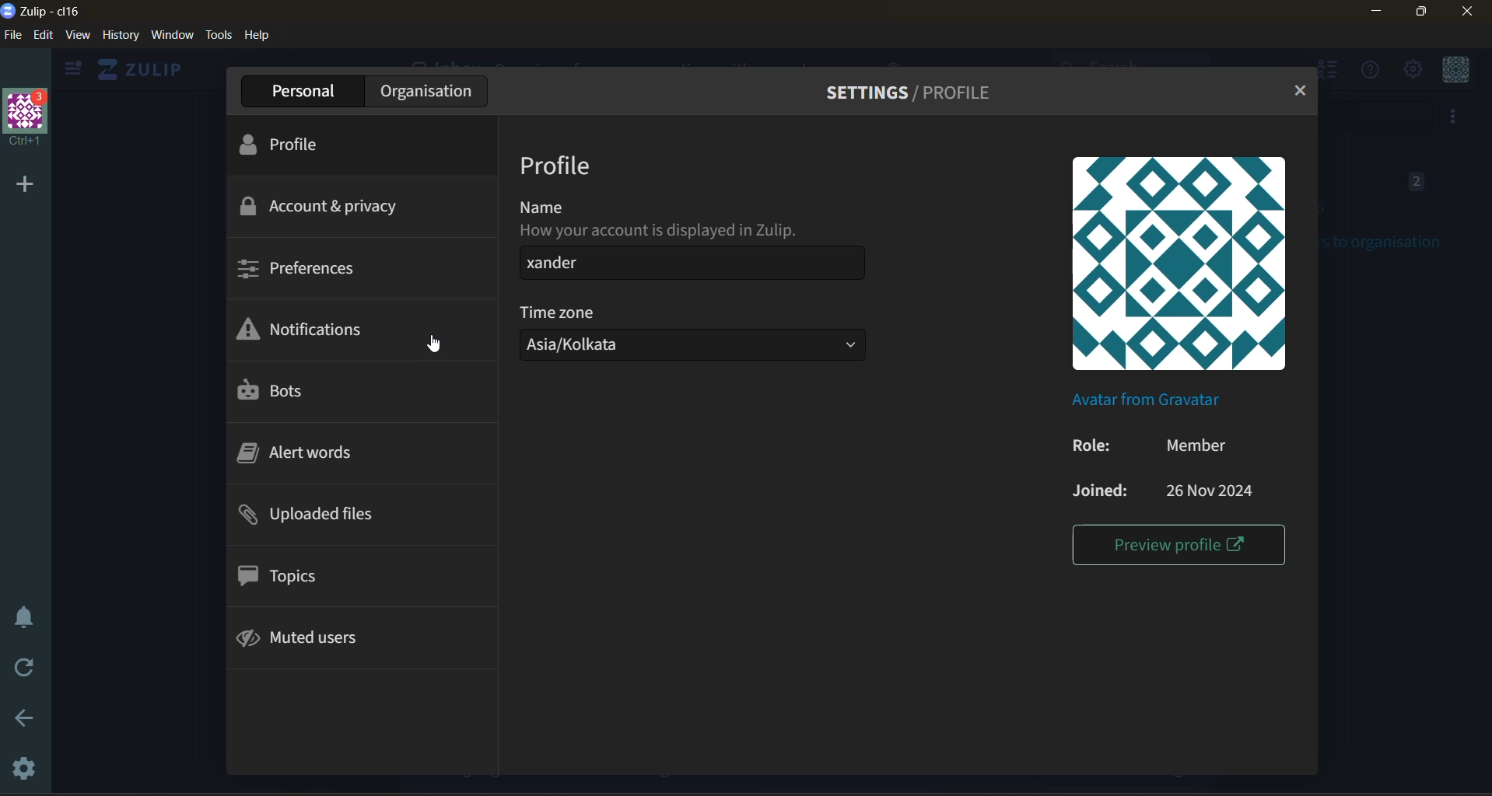 The image size is (1492, 796). I want to click on account and privacy, so click(326, 205).